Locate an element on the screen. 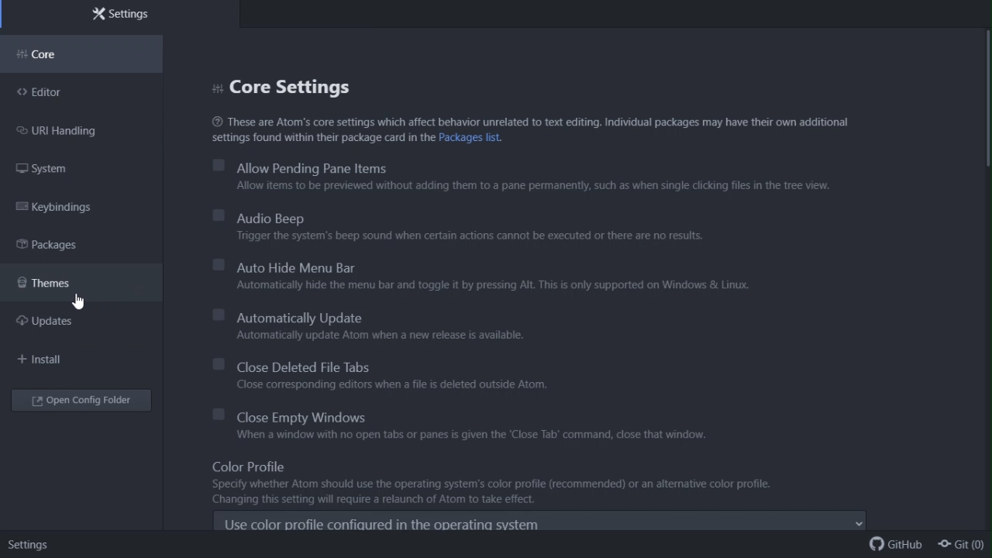 This screenshot has width=992, height=558. Core settings is located at coordinates (285, 88).